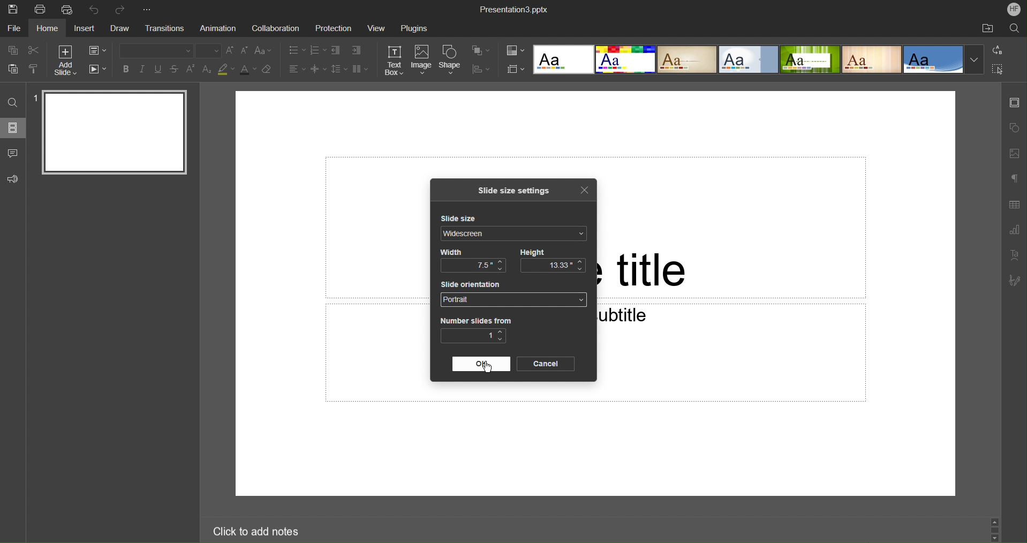  I want to click on Non-Printing Characters, so click(1014, 178).